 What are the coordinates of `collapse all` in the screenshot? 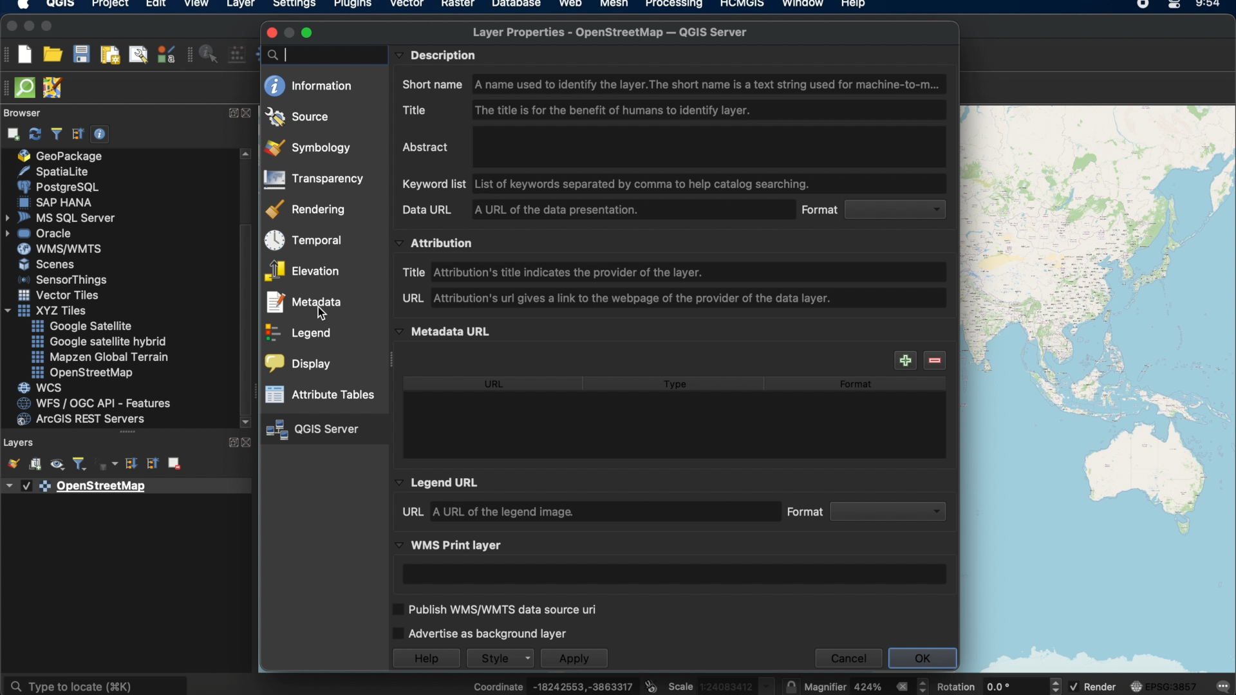 It's located at (78, 134).